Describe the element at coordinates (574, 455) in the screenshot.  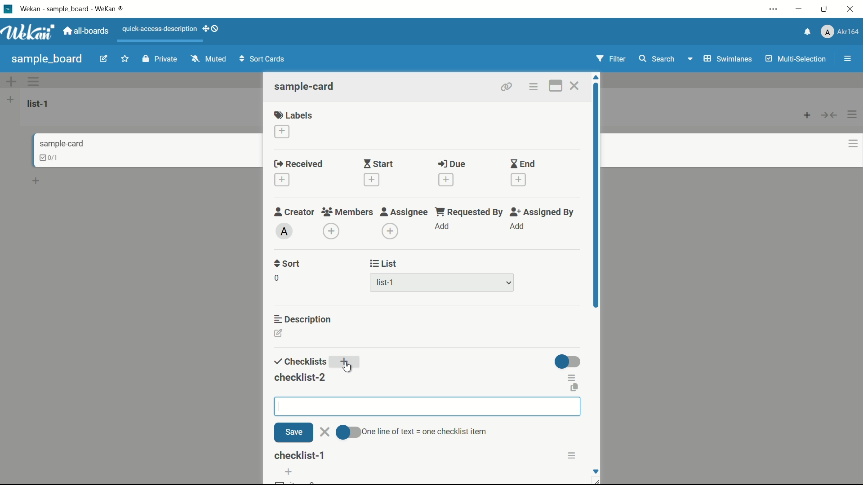
I see `options` at that location.